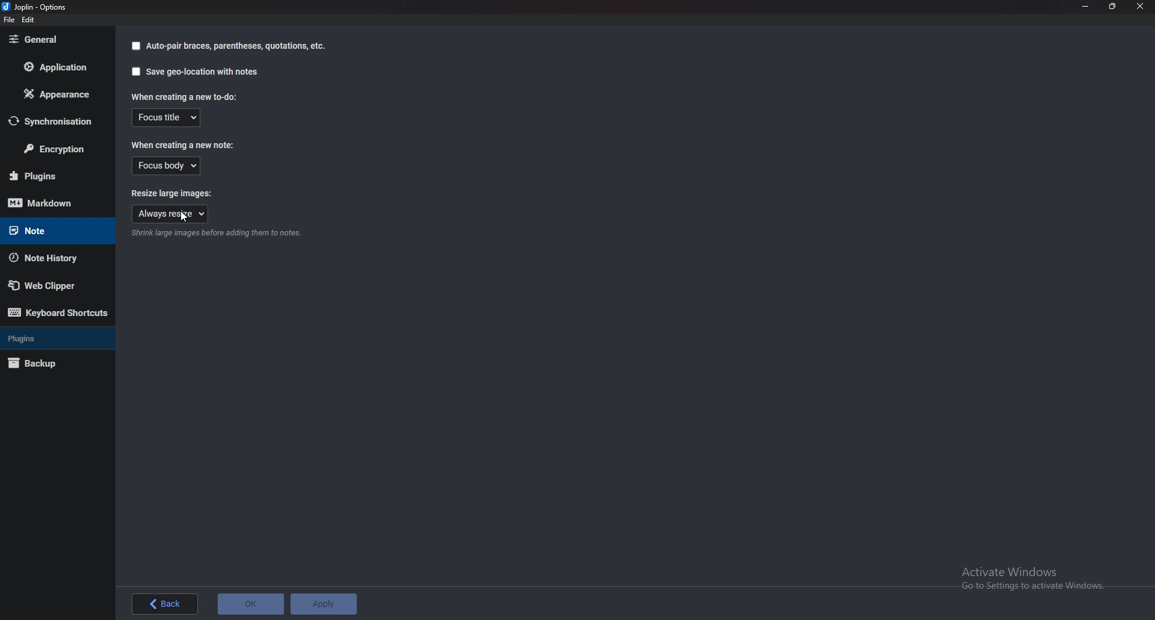  Describe the element at coordinates (53, 69) in the screenshot. I see `Application` at that location.